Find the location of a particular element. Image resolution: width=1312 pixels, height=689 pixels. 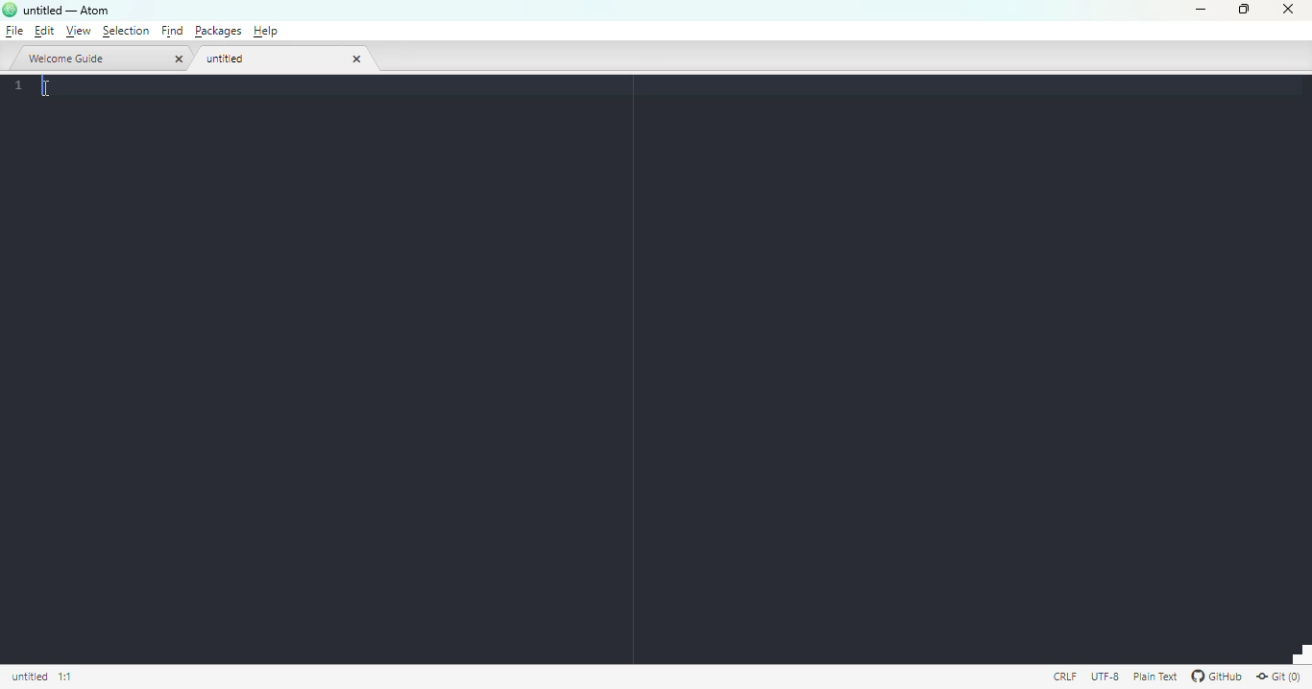

line 1, column 1 is located at coordinates (67, 677).